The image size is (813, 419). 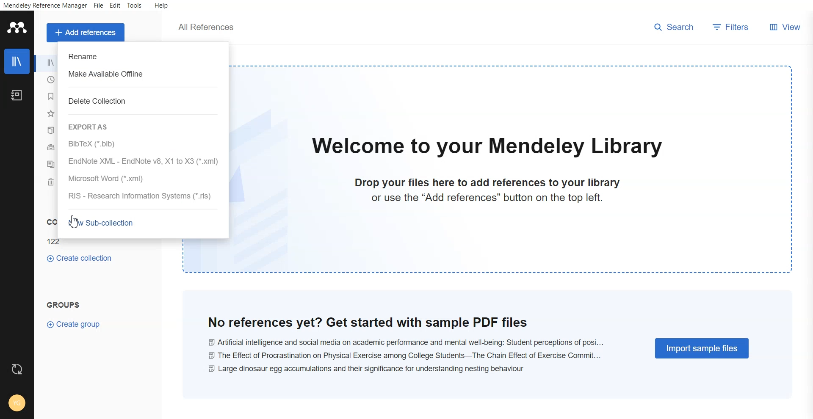 I want to click on View, so click(x=783, y=26).